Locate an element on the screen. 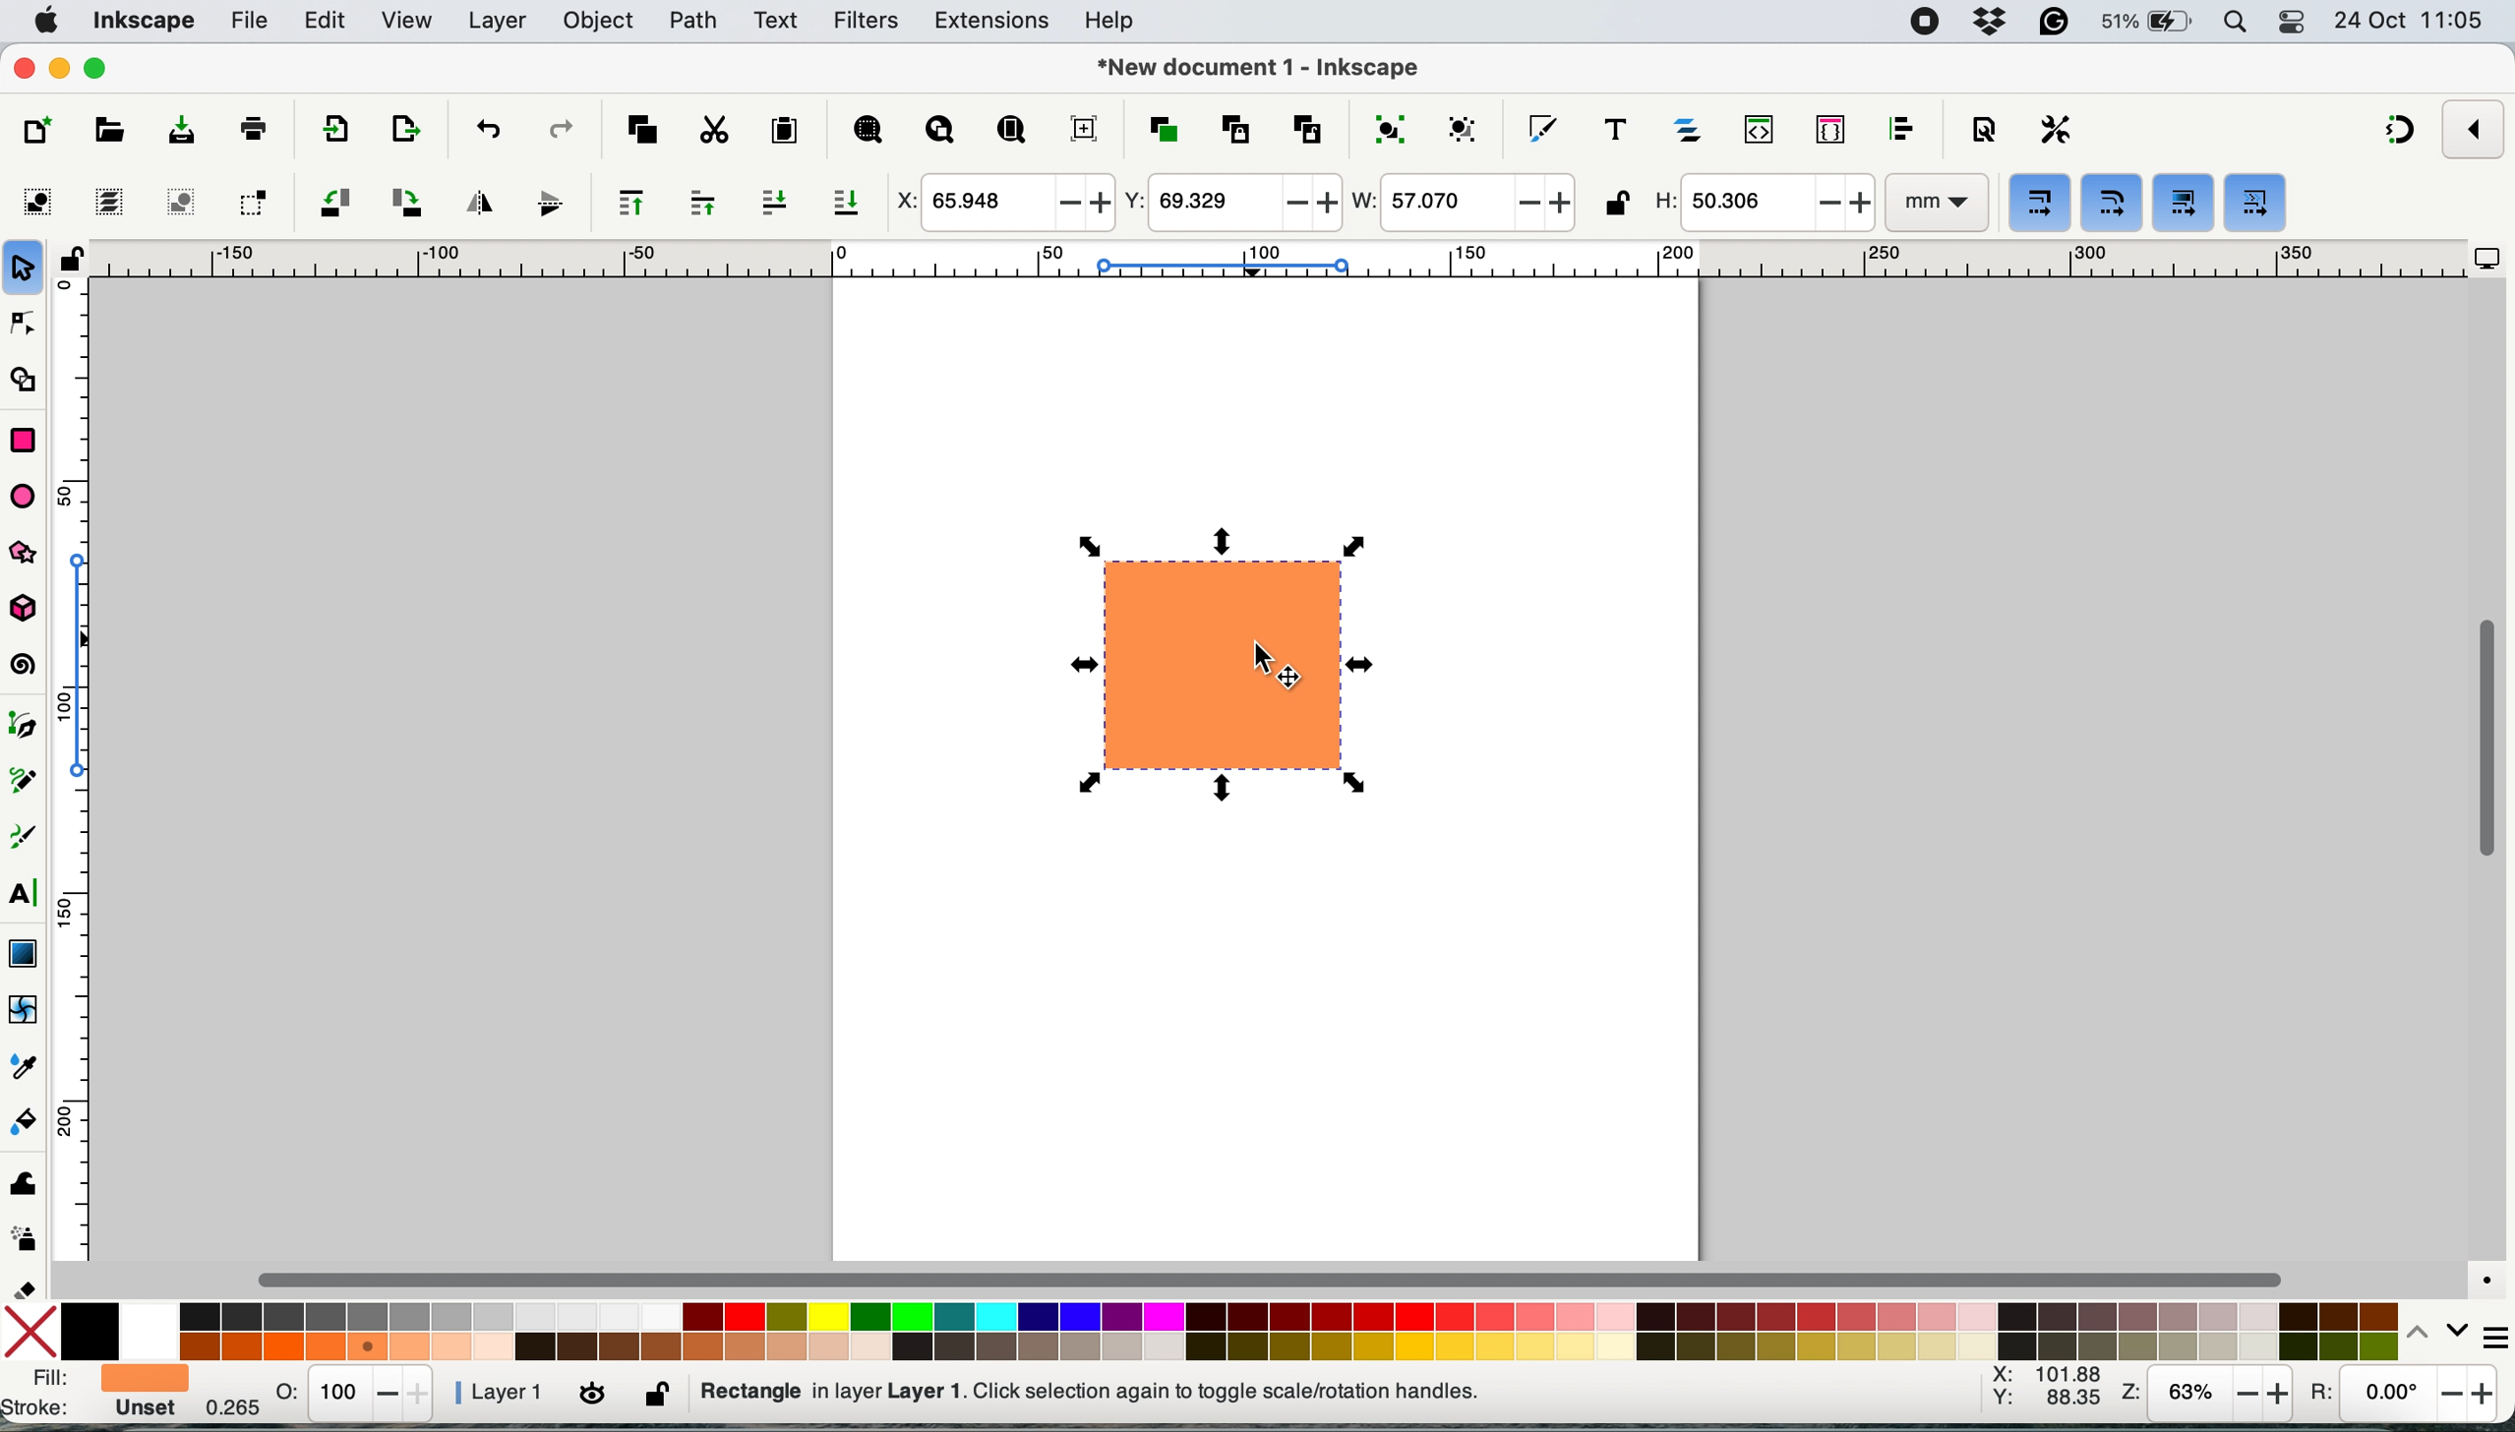 This screenshot has height=1432, width=2515. lower selection to bottom is located at coordinates (851, 205).